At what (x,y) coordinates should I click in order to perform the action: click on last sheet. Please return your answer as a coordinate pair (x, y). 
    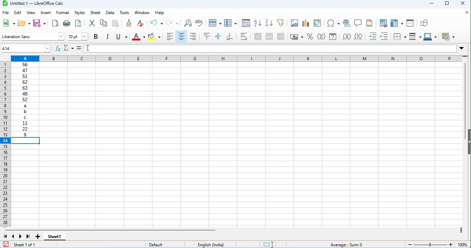
    Looking at the image, I should click on (28, 236).